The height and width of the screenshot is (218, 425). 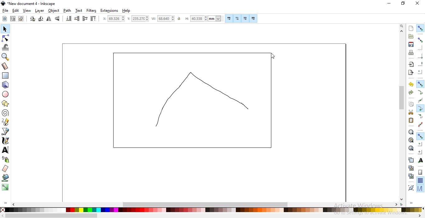 What do you see at coordinates (420, 172) in the screenshot?
I see `` at bounding box center [420, 172].